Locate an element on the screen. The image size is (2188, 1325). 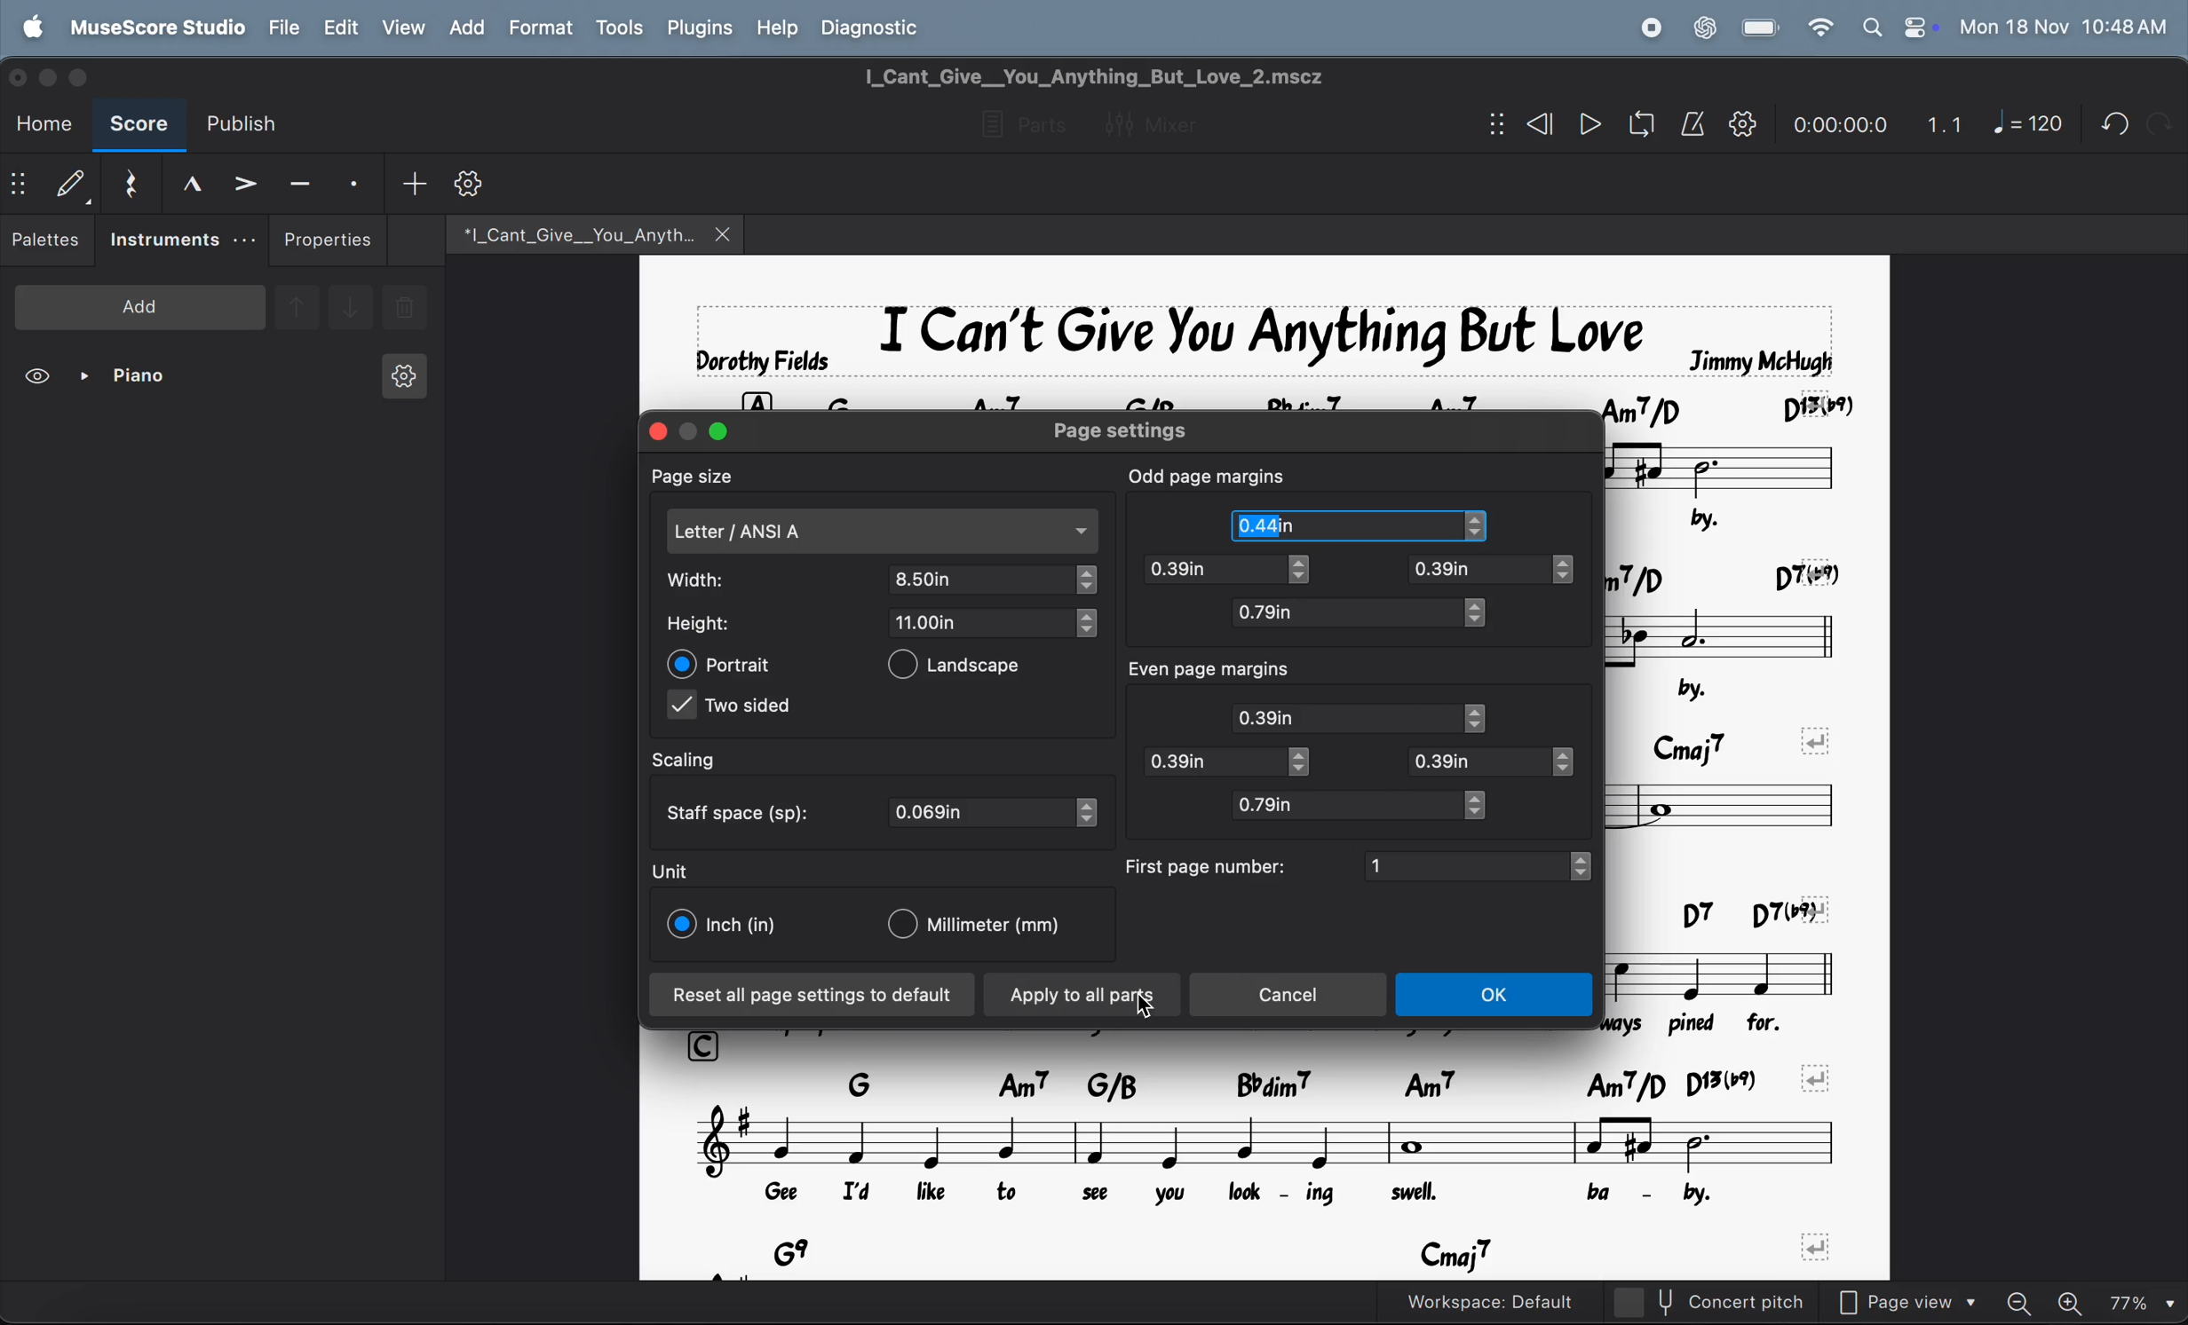
add is located at coordinates (465, 27).